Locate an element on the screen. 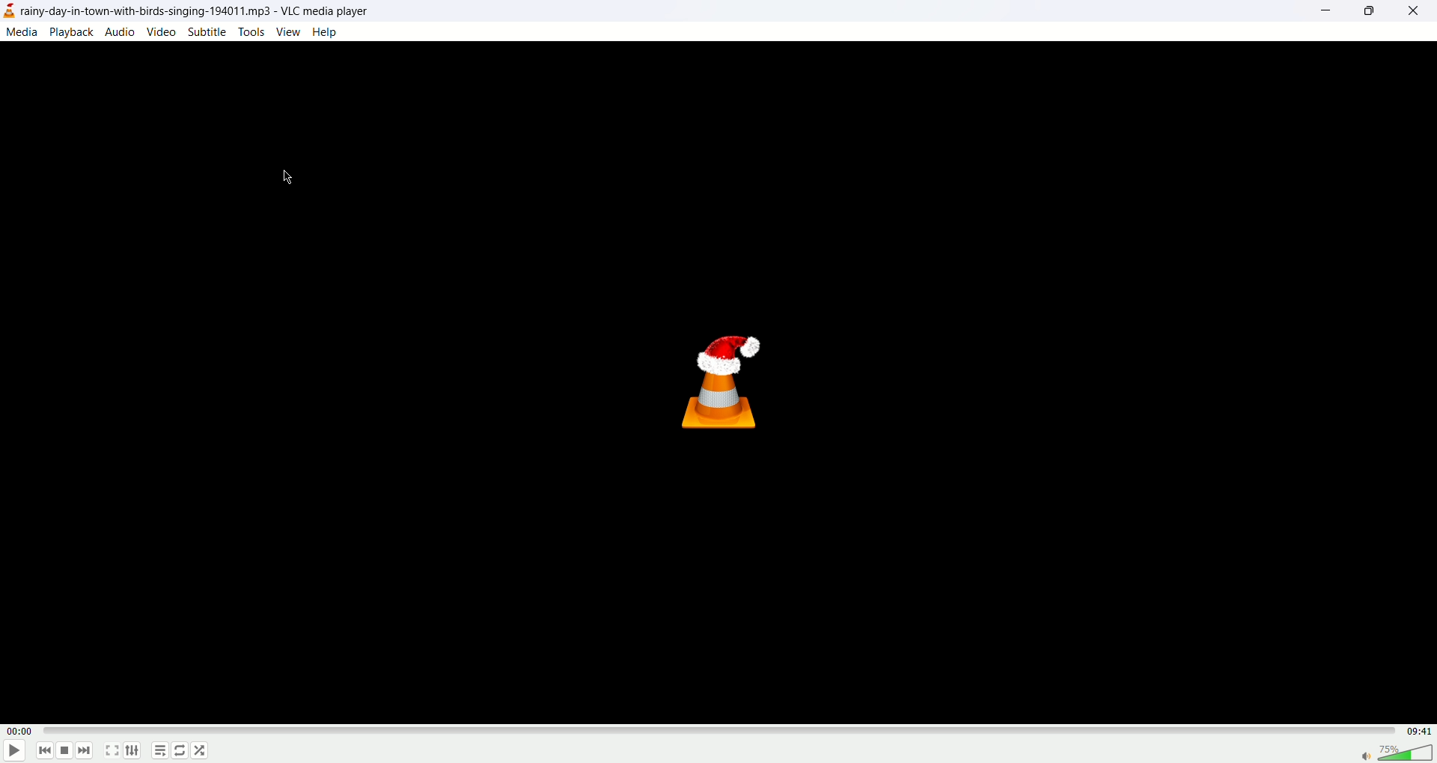 The image size is (1437, 763). subtitle is located at coordinates (207, 33).